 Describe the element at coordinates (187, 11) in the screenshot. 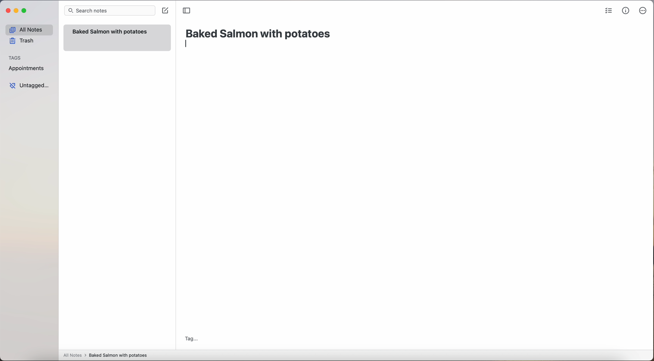

I see `toggle sidebar` at that location.